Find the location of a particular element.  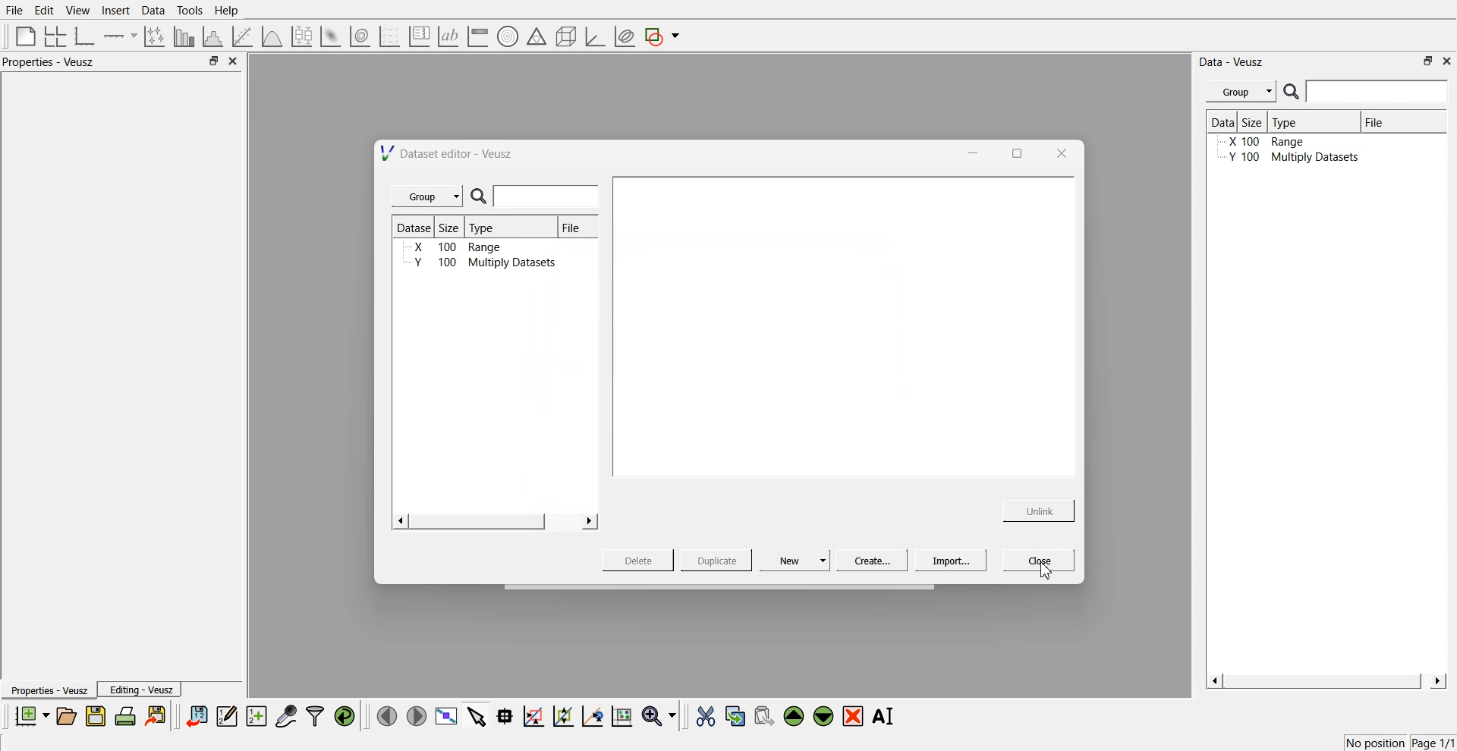

minimise or maximise is located at coordinates (213, 61).